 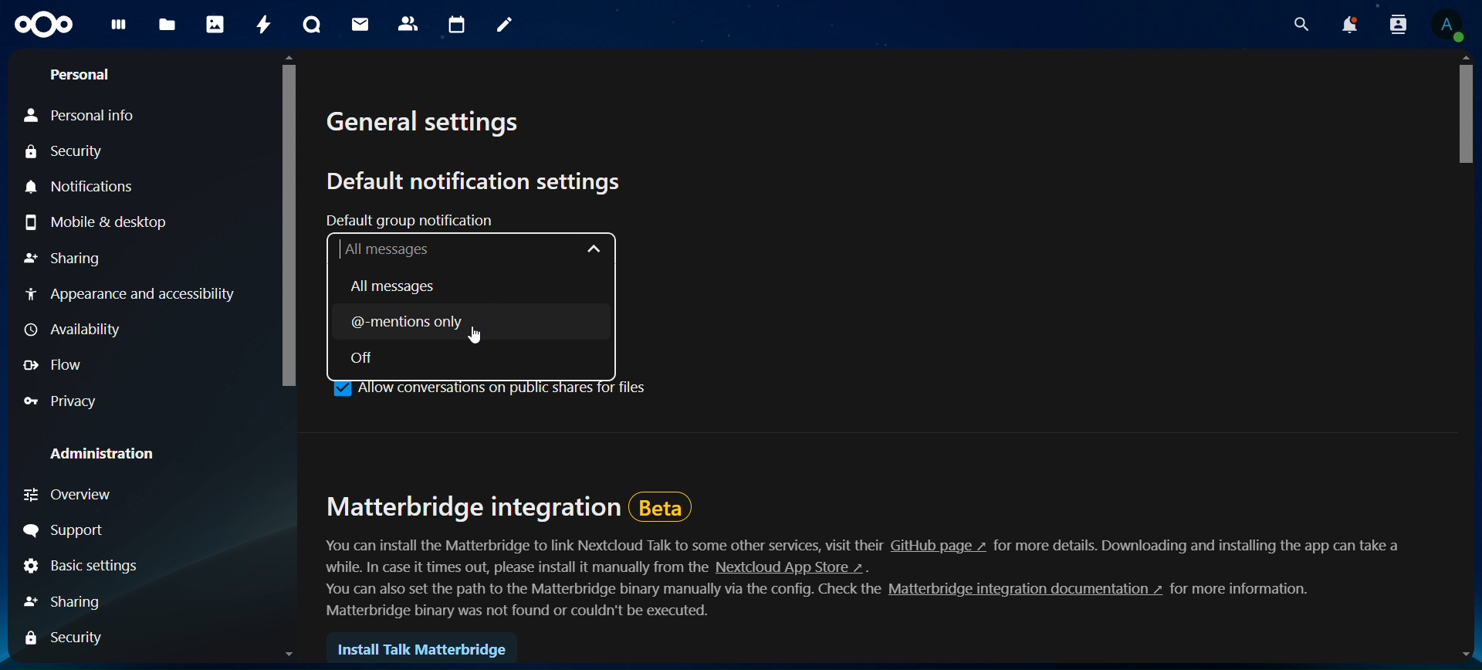 What do you see at coordinates (66, 152) in the screenshot?
I see `security` at bounding box center [66, 152].